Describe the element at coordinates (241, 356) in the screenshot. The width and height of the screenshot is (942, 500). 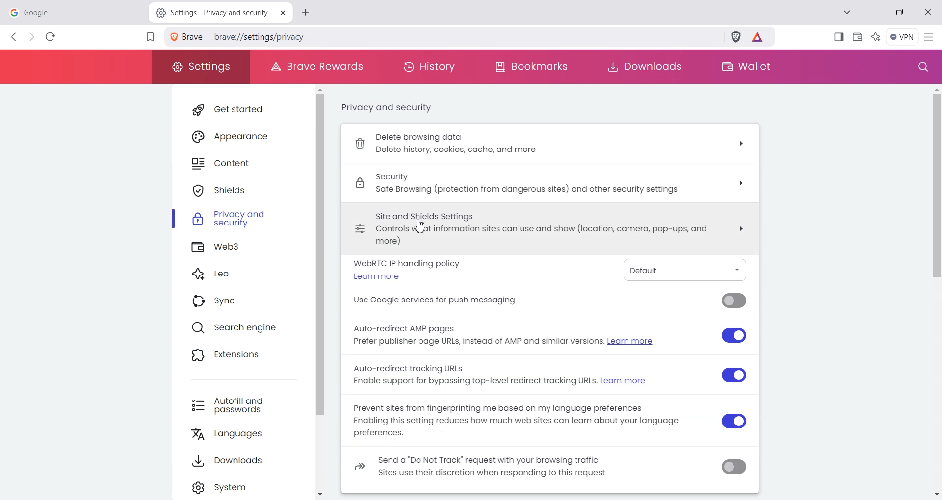
I see `Extensions` at that location.